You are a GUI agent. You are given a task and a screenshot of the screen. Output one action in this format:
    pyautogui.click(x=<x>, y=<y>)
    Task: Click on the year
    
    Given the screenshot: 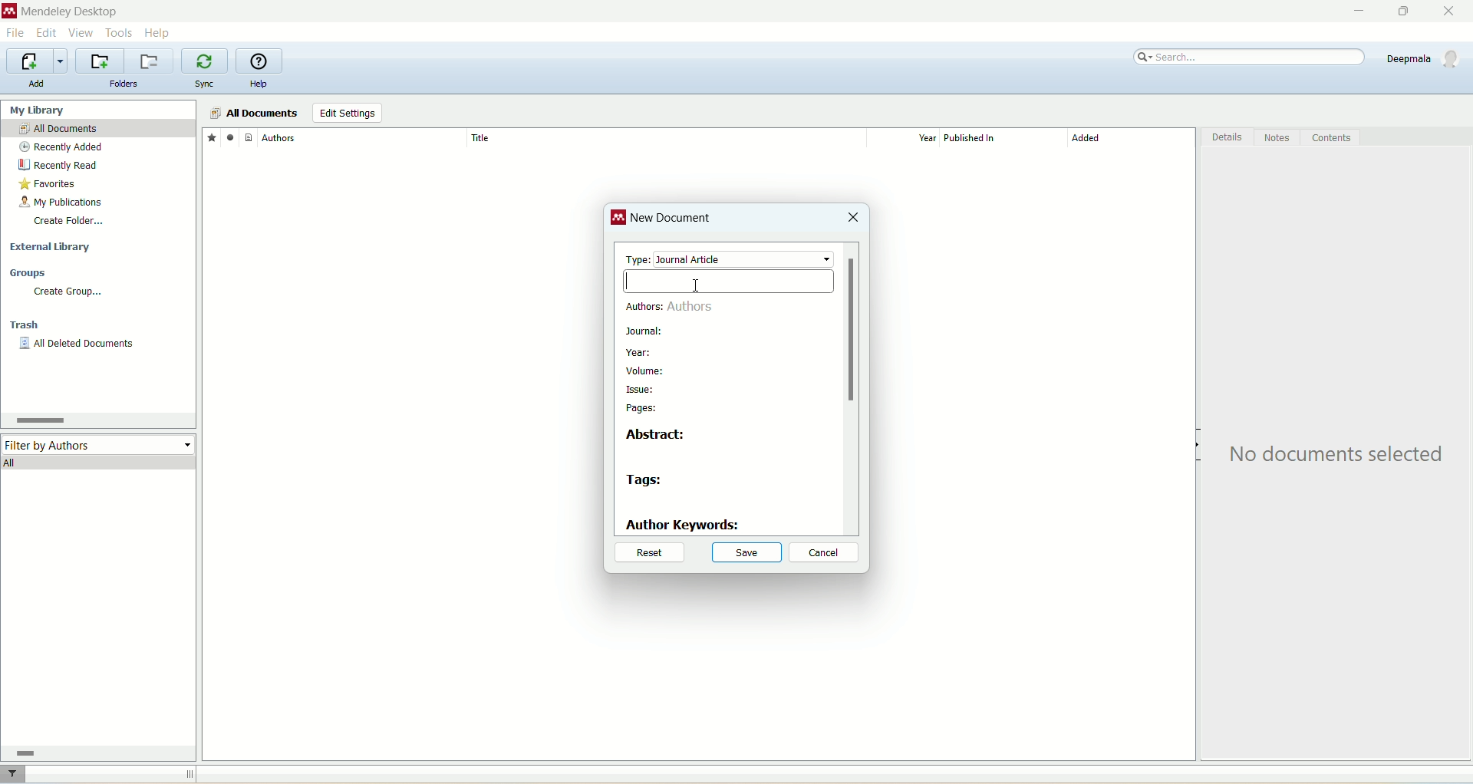 What is the action you would take?
    pyautogui.click(x=638, y=354)
    